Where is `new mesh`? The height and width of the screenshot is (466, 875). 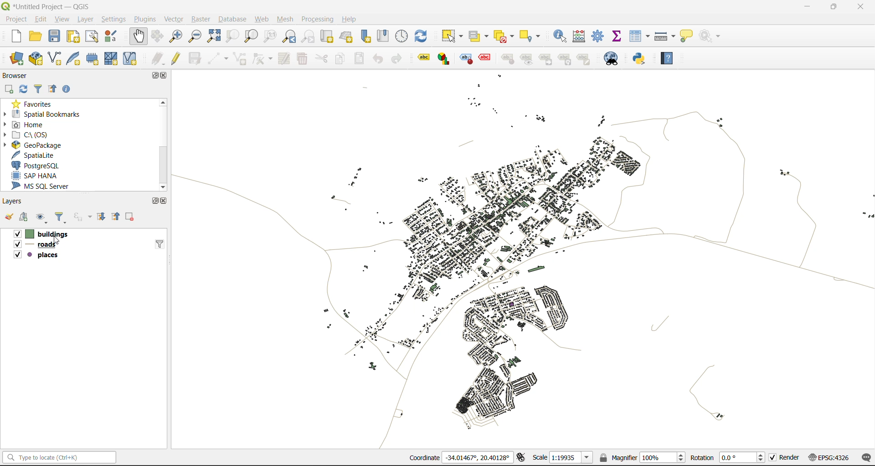 new mesh is located at coordinates (113, 58).